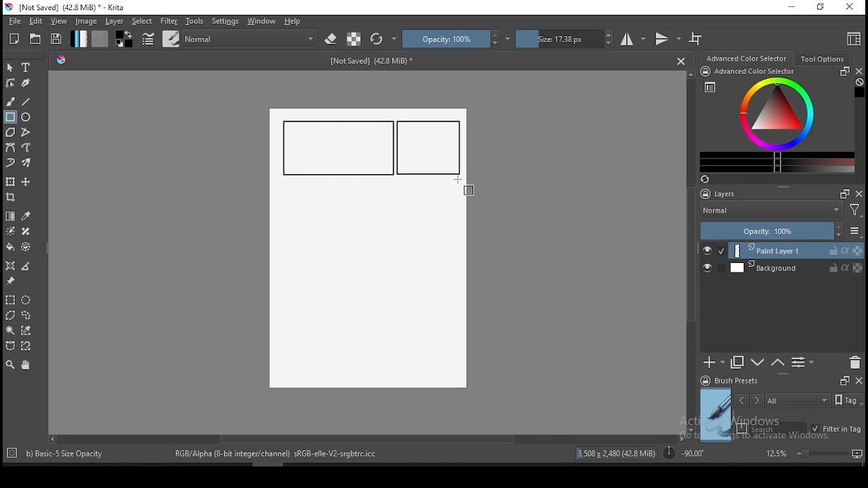 Image resolution: width=868 pixels, height=488 pixels. Describe the element at coordinates (10, 247) in the screenshot. I see `paint bucket tool` at that location.